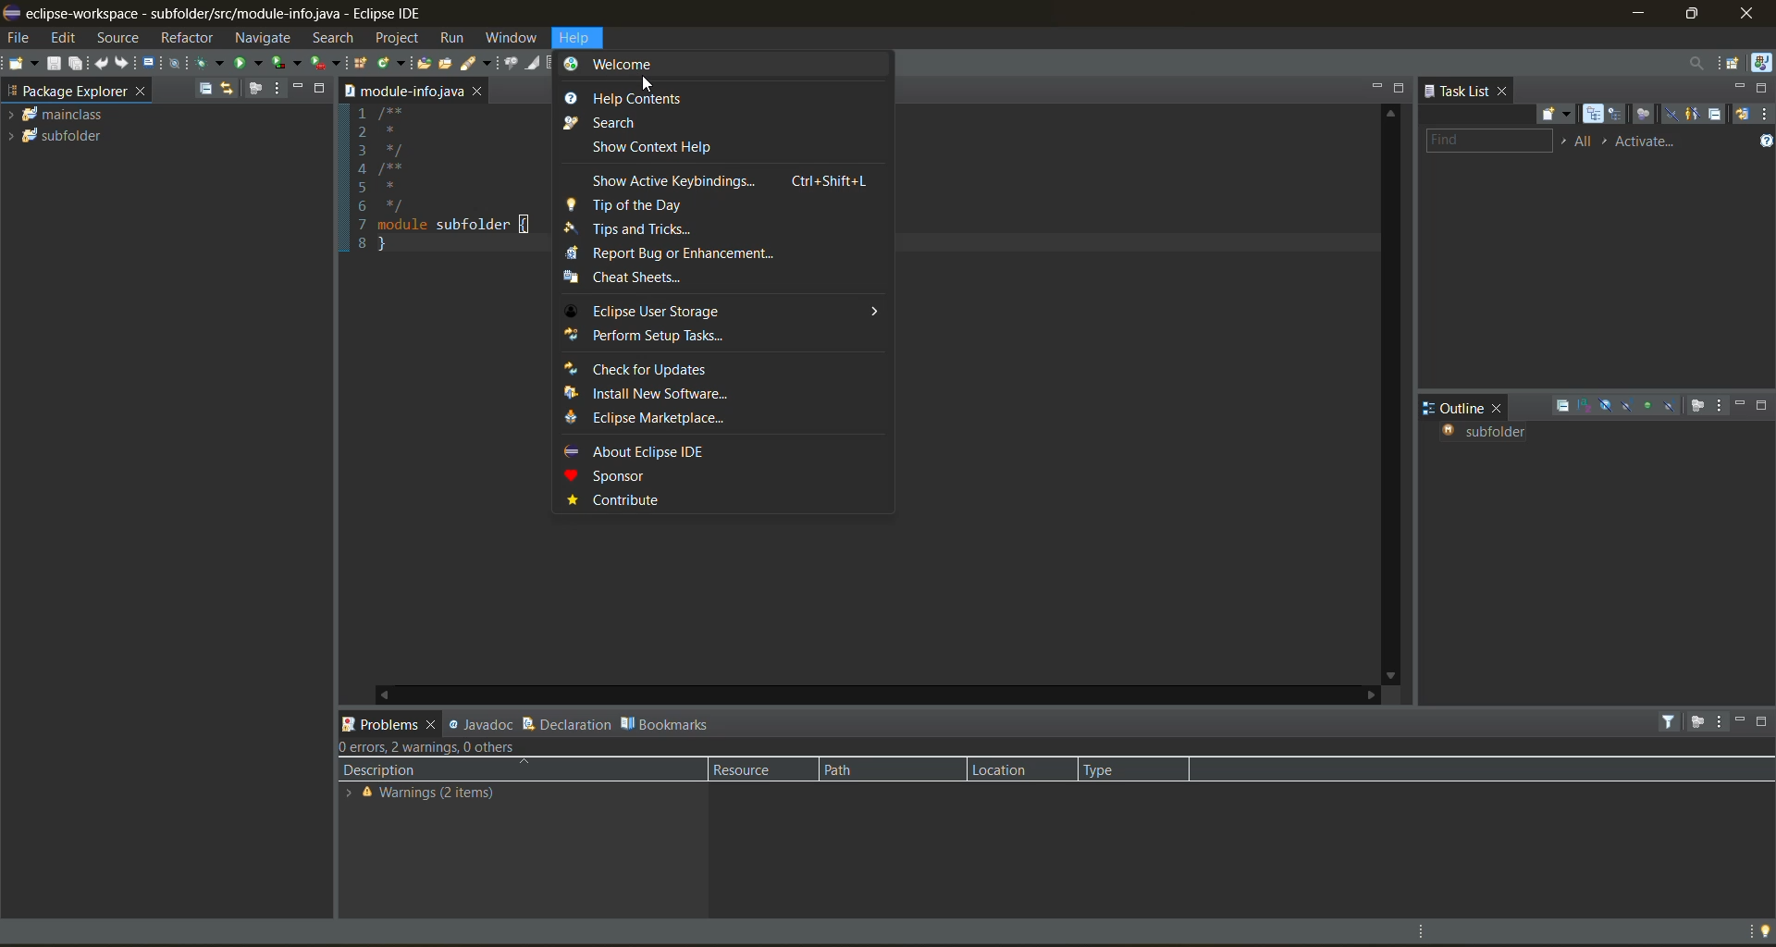 The width and height of the screenshot is (1776, 947). What do you see at coordinates (1557, 112) in the screenshot?
I see `new task` at bounding box center [1557, 112].